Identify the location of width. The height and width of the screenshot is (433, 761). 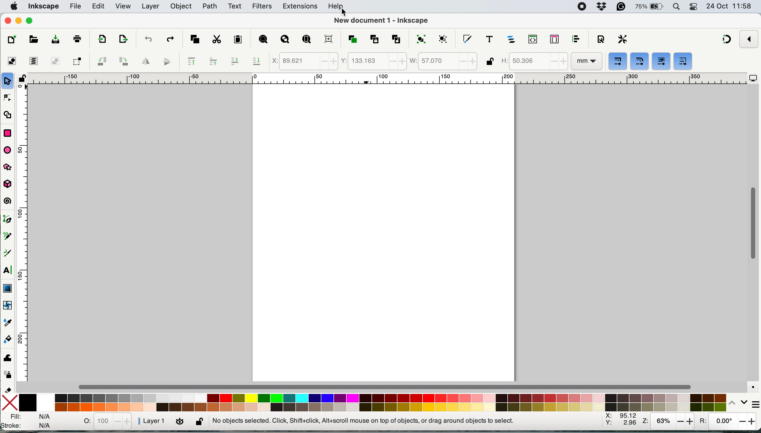
(442, 62).